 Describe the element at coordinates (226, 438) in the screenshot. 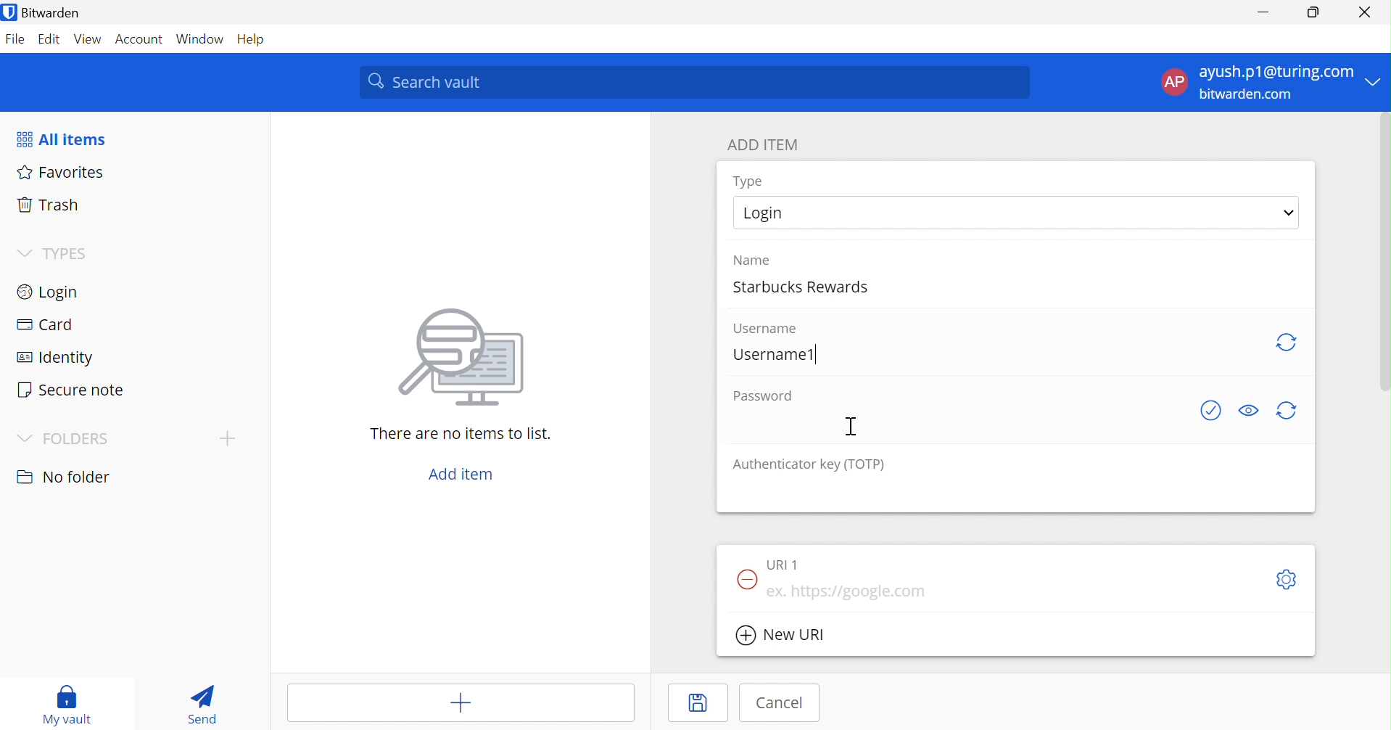

I see `Drop Down` at that location.